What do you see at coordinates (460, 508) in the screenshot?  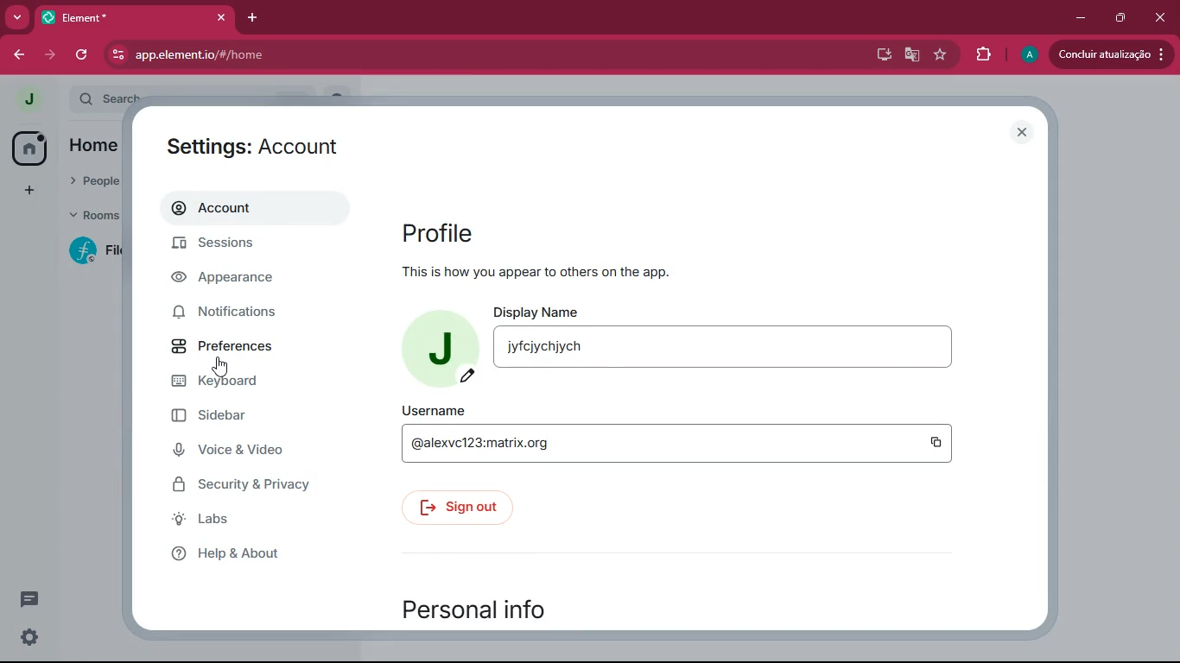 I see `sign out` at bounding box center [460, 508].